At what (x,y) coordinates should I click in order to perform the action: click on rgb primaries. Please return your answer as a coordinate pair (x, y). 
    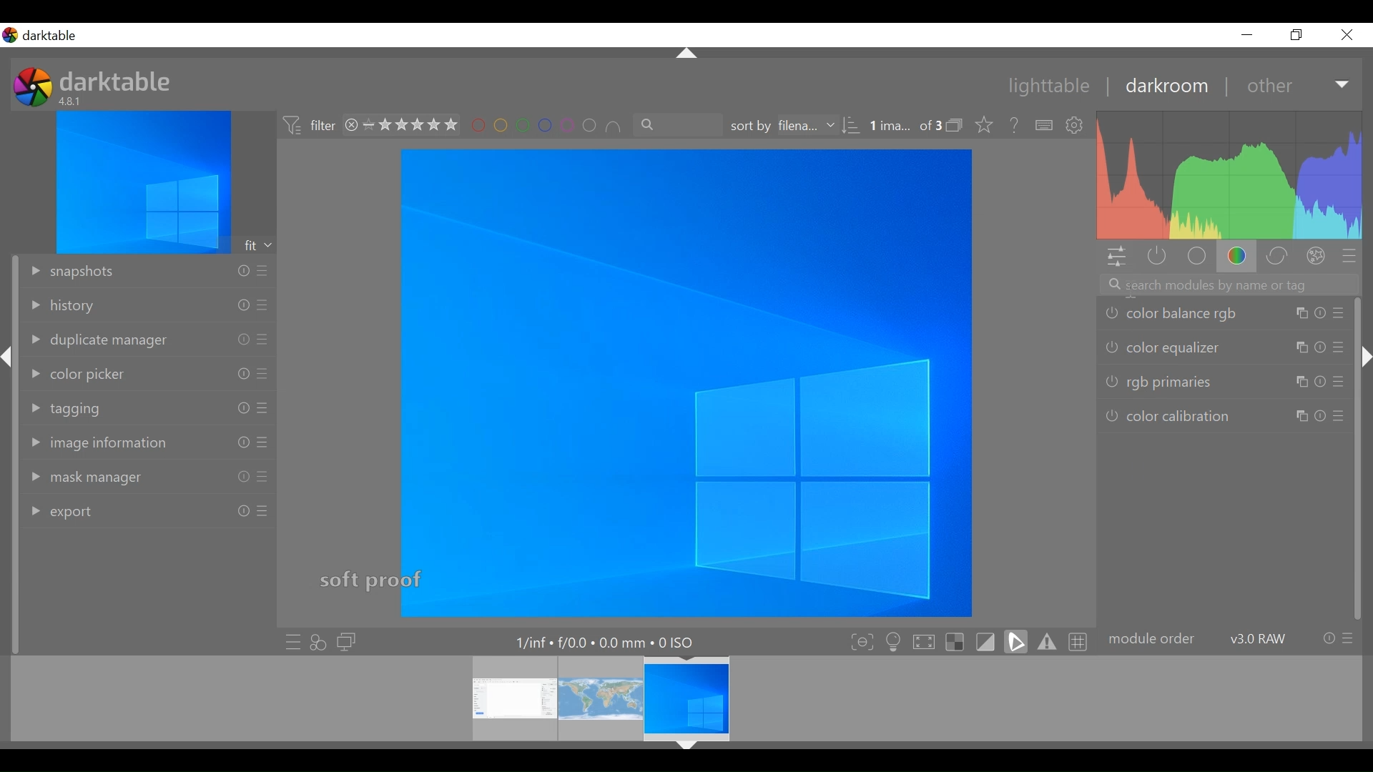
    Looking at the image, I should click on (1160, 382).